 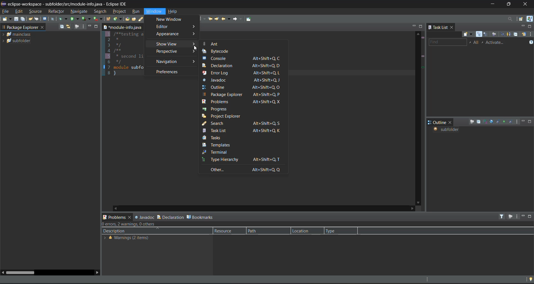 What do you see at coordinates (531, 35) in the screenshot?
I see `view menu` at bounding box center [531, 35].